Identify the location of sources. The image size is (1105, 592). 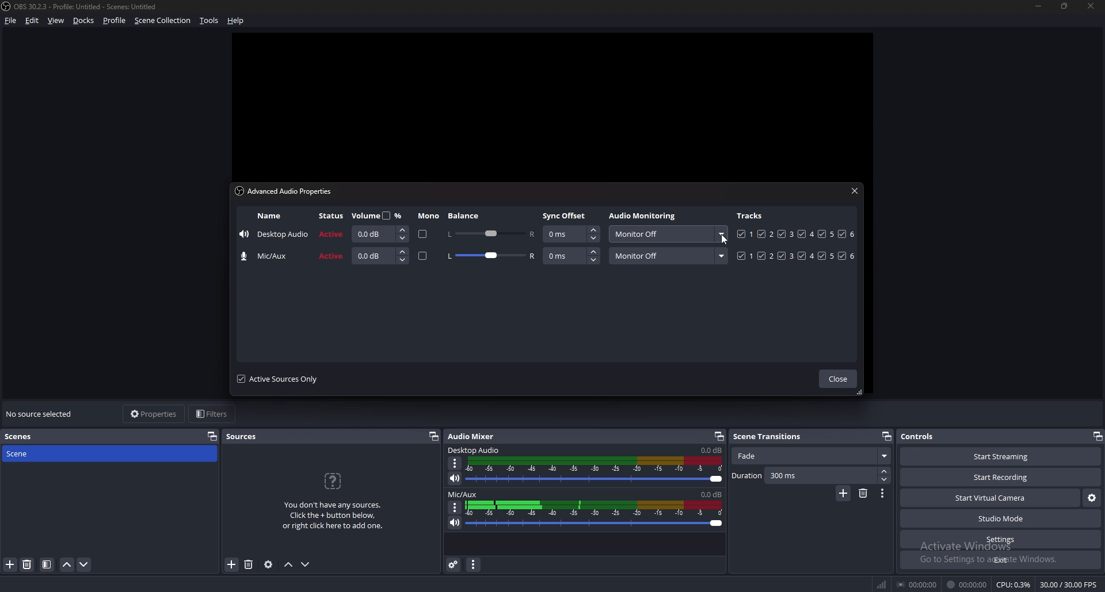
(246, 437).